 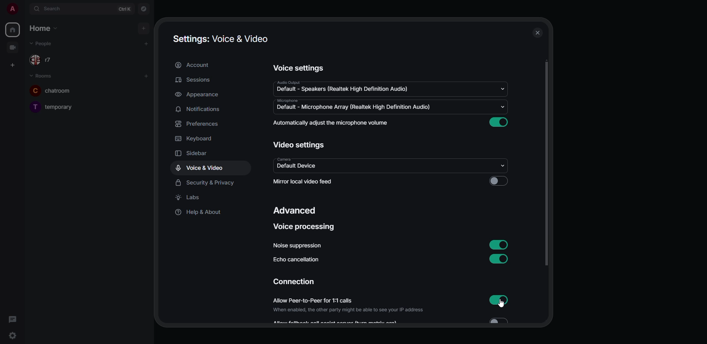 What do you see at coordinates (125, 8) in the screenshot?
I see `ctrl K` at bounding box center [125, 8].